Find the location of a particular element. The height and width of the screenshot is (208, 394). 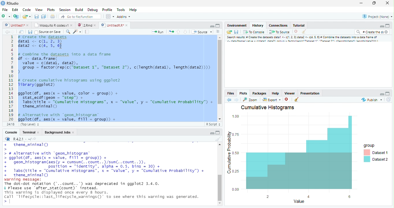

Pages is located at coordinates (87, 32).